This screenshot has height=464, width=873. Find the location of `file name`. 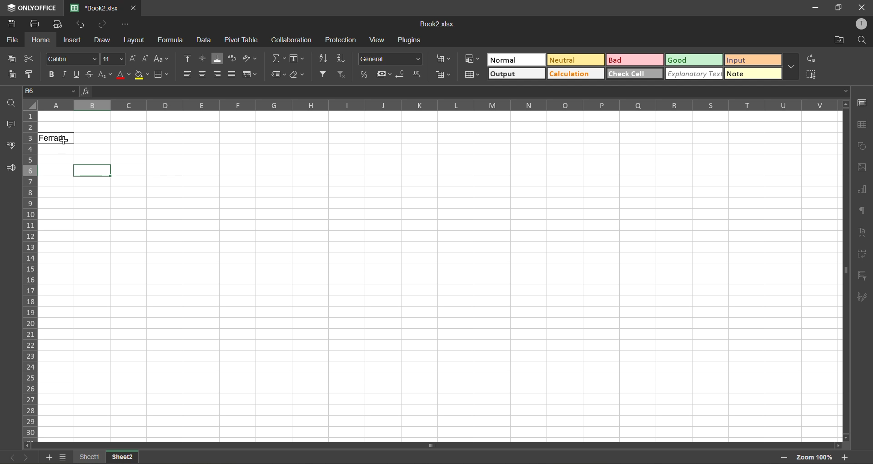

file name is located at coordinates (435, 24).